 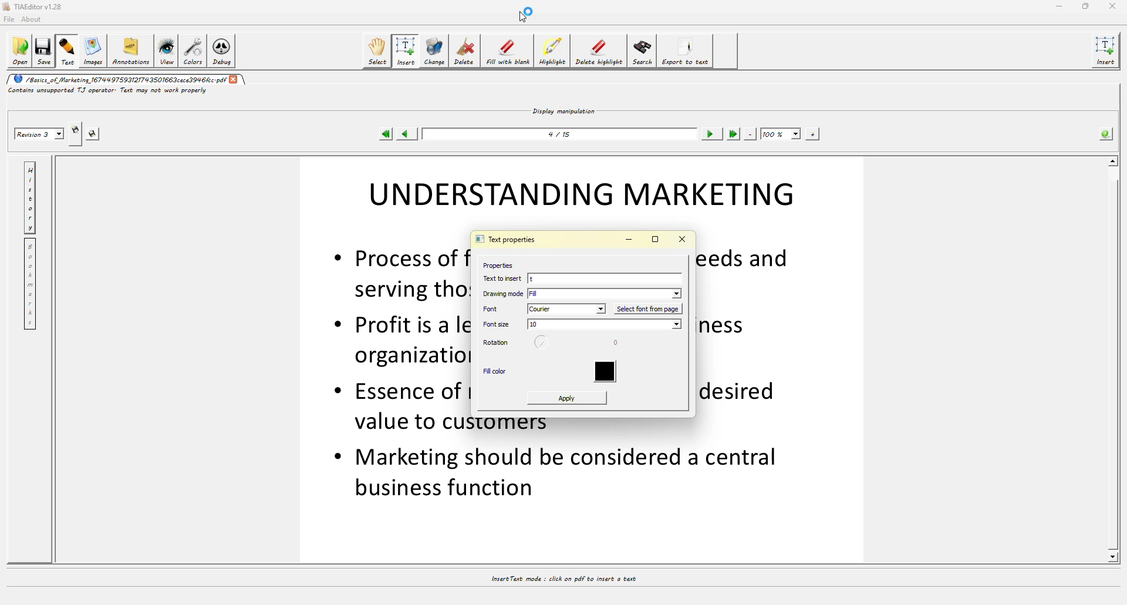 I want to click on properties, so click(x=497, y=264).